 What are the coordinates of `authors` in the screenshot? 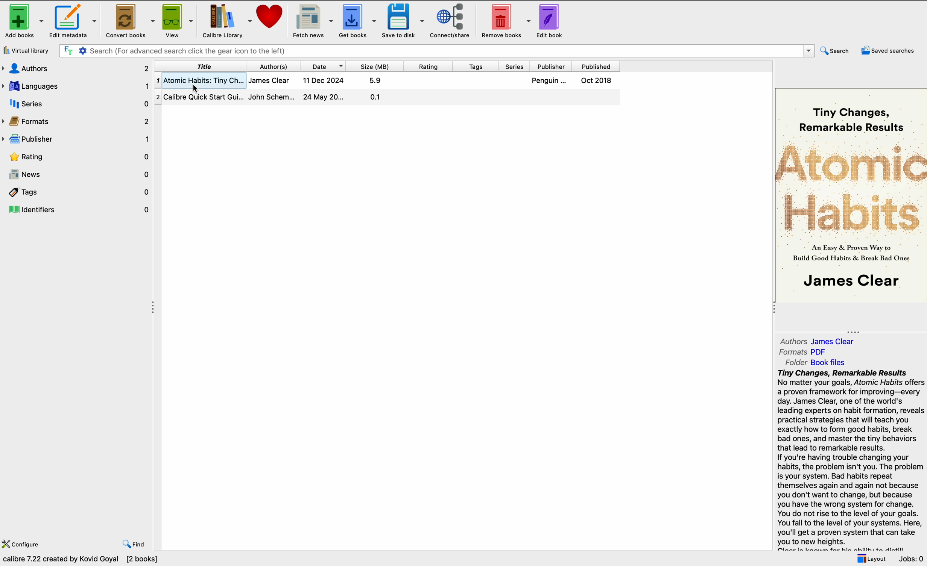 It's located at (820, 341).